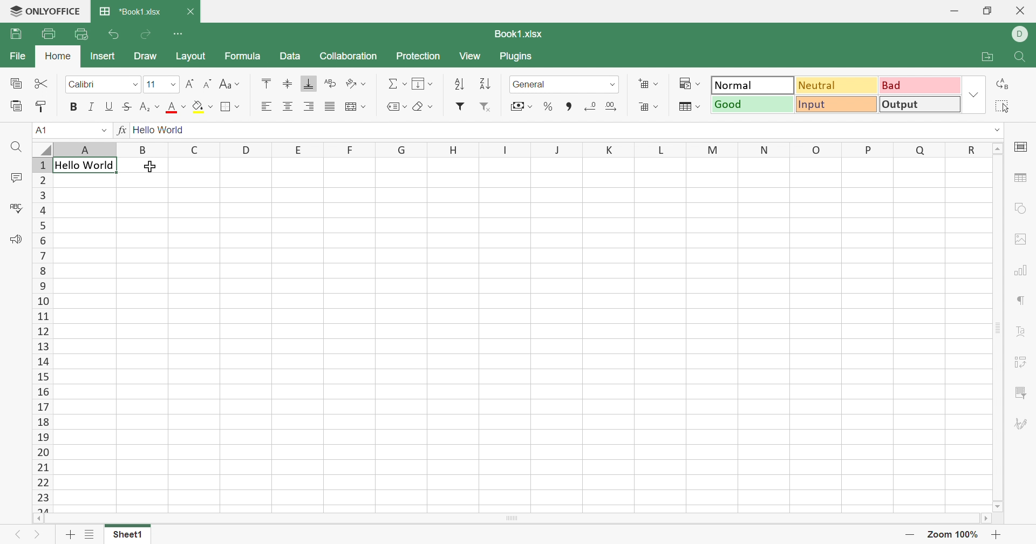 The image size is (1036, 544). What do you see at coordinates (230, 108) in the screenshot?
I see `Borders` at bounding box center [230, 108].